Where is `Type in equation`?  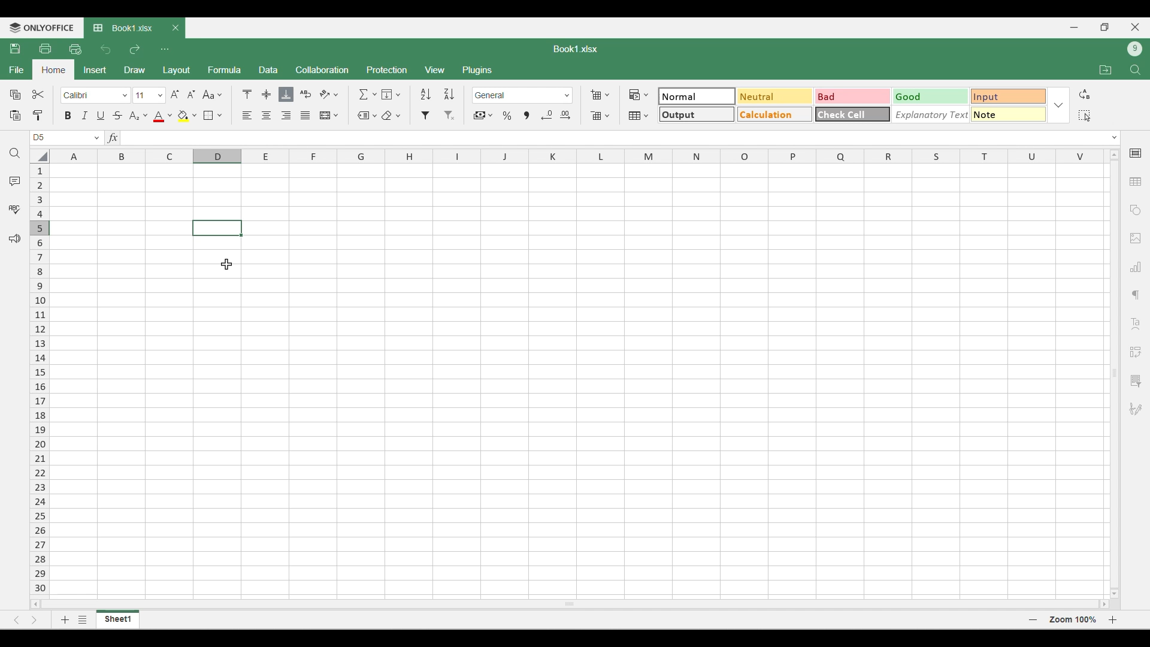 Type in equation is located at coordinates (162, 138).